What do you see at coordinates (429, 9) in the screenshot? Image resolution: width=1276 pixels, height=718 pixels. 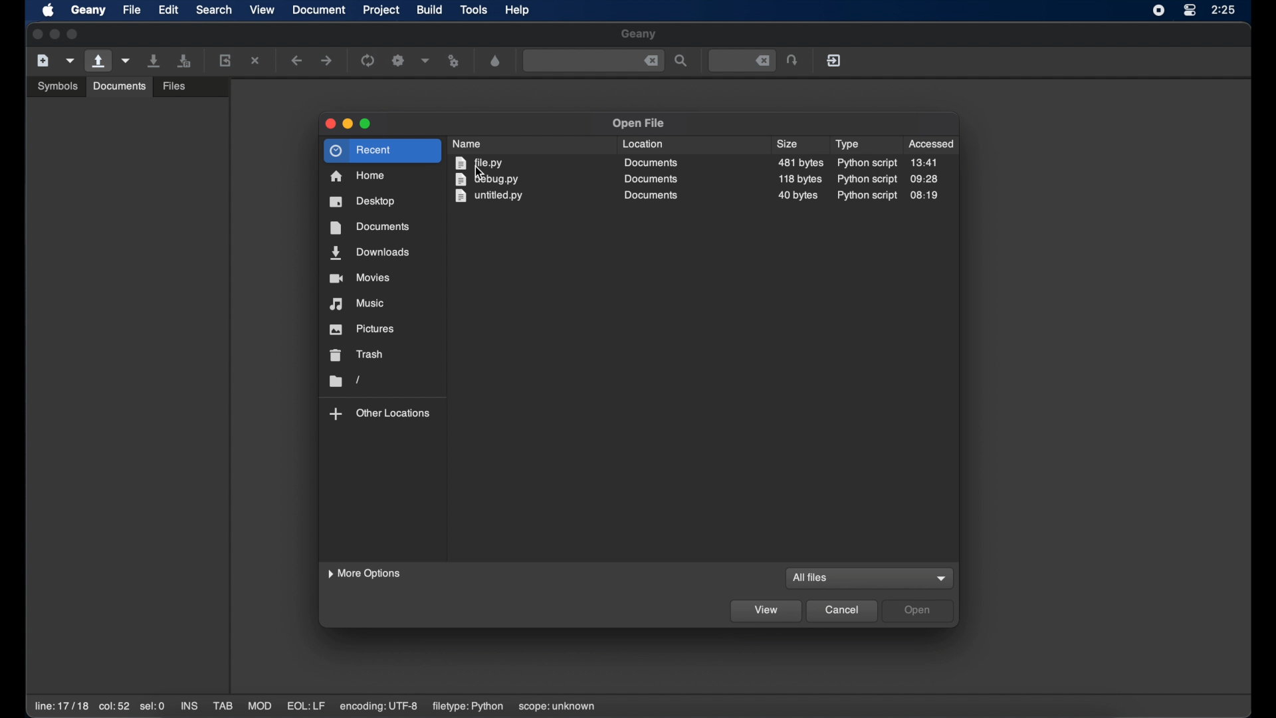 I see `build` at bounding box center [429, 9].